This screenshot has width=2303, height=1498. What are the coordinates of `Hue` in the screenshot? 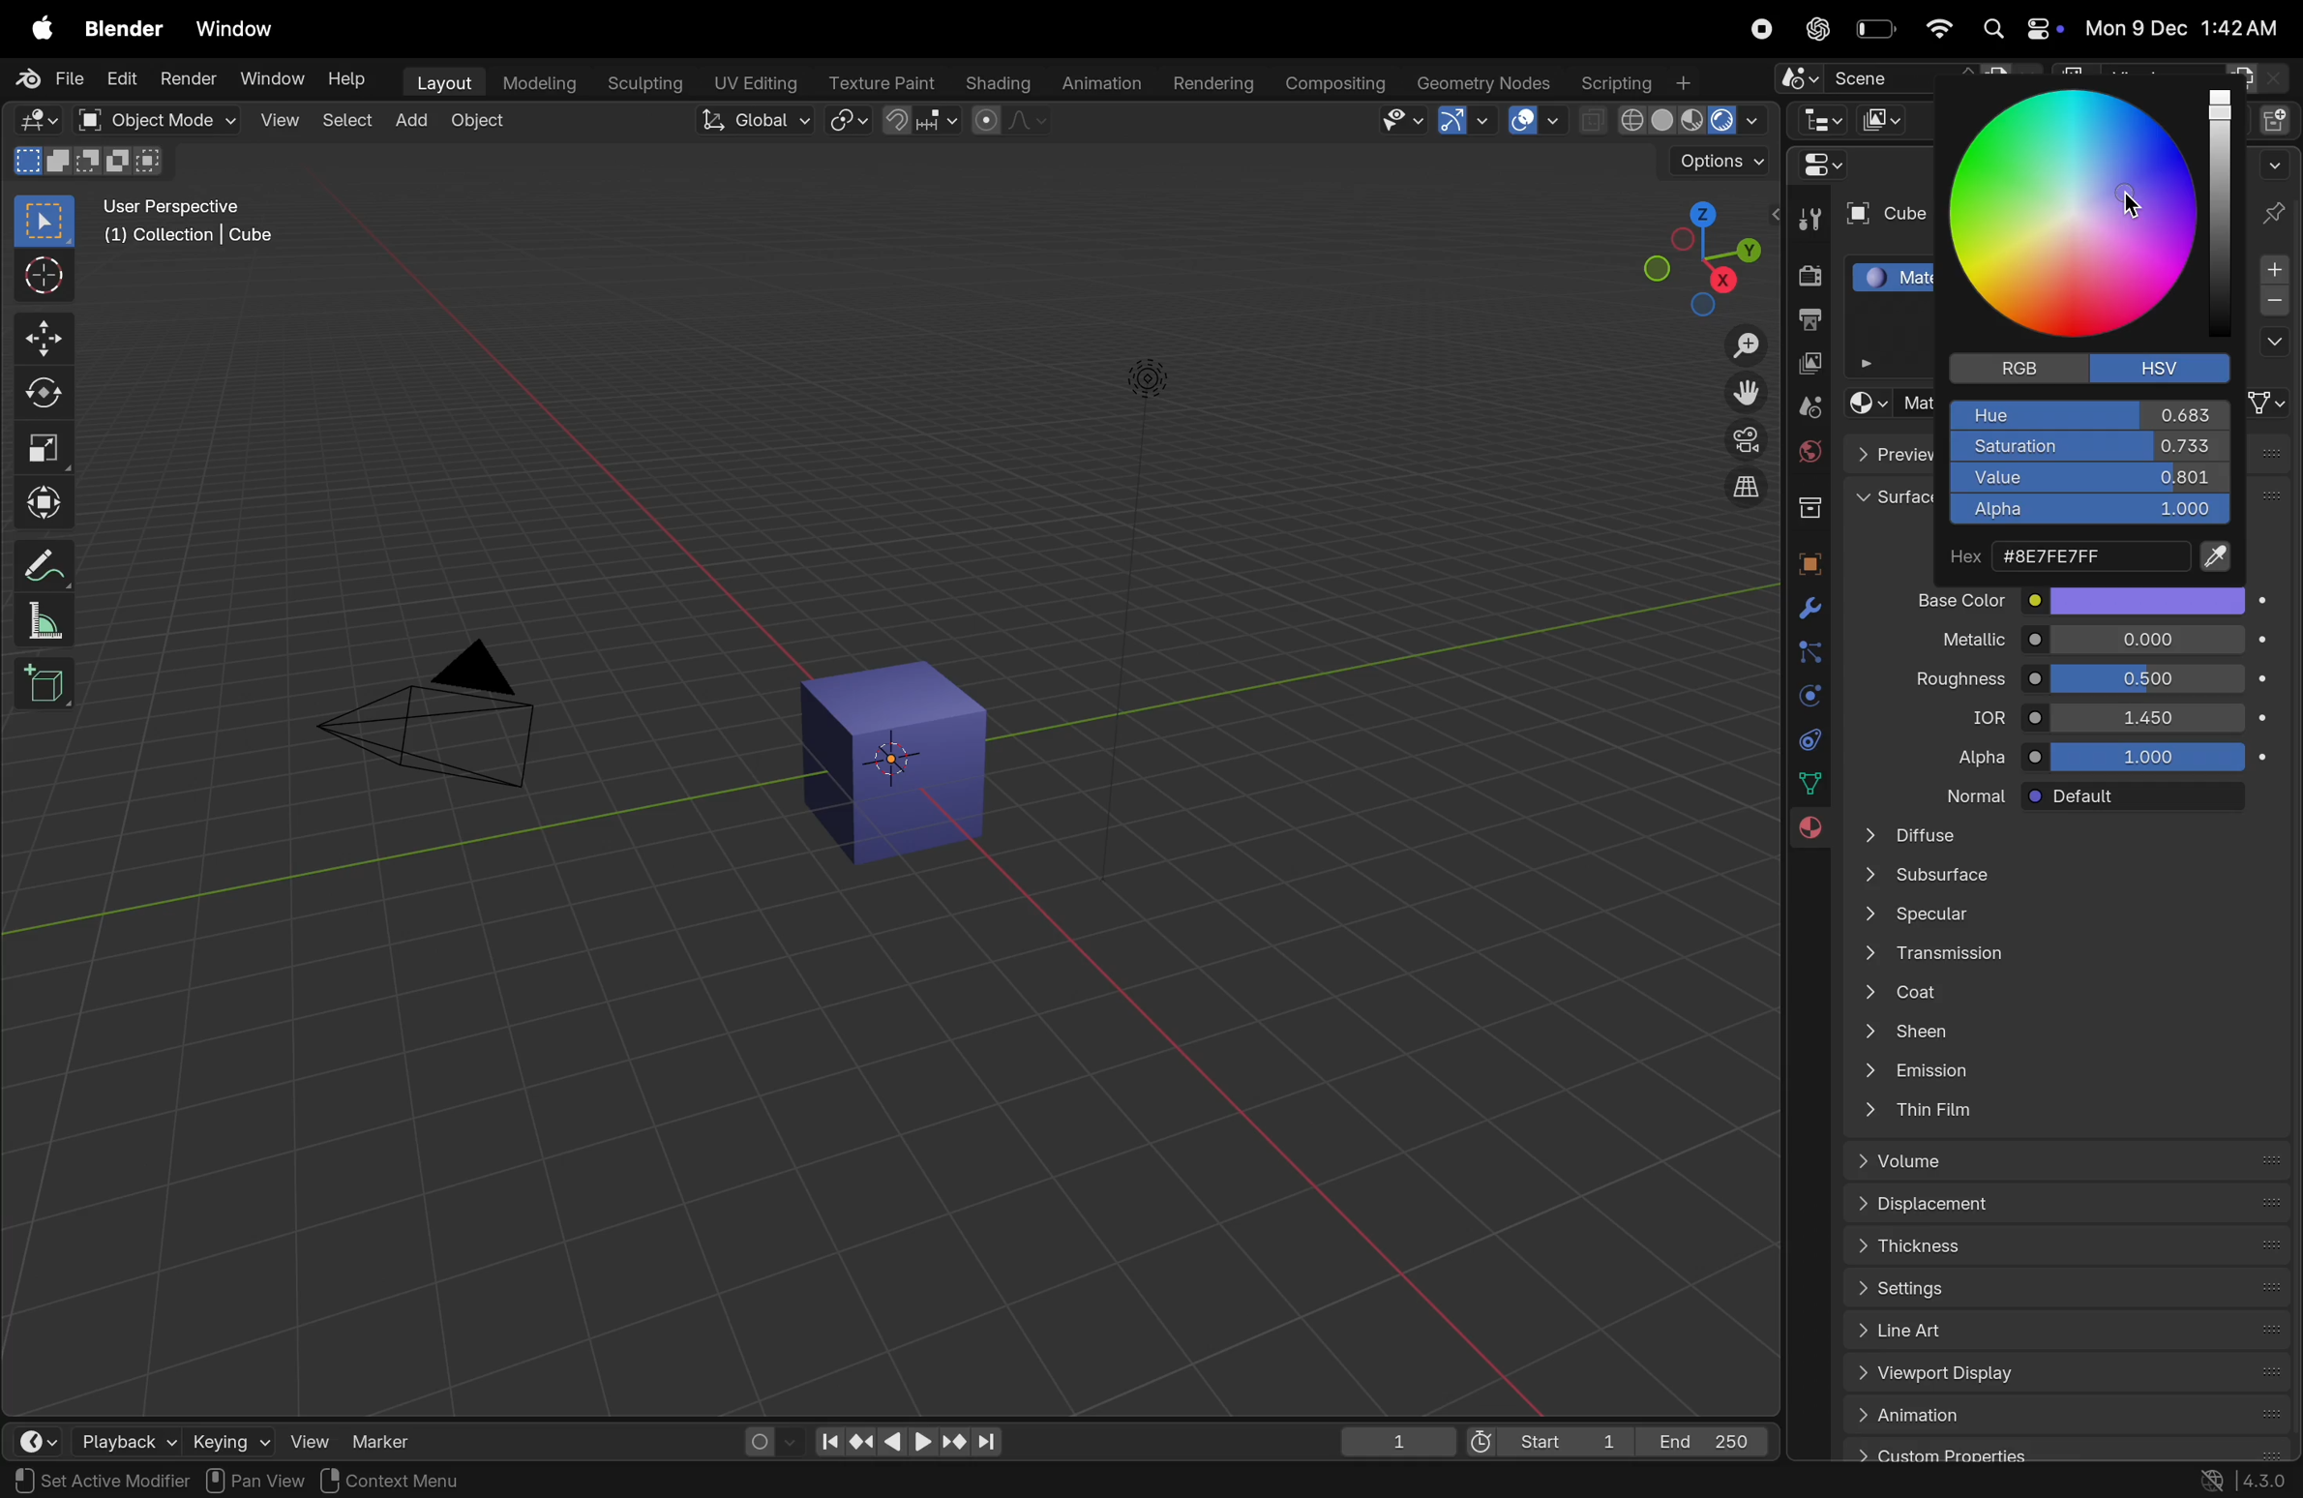 It's located at (2089, 415).